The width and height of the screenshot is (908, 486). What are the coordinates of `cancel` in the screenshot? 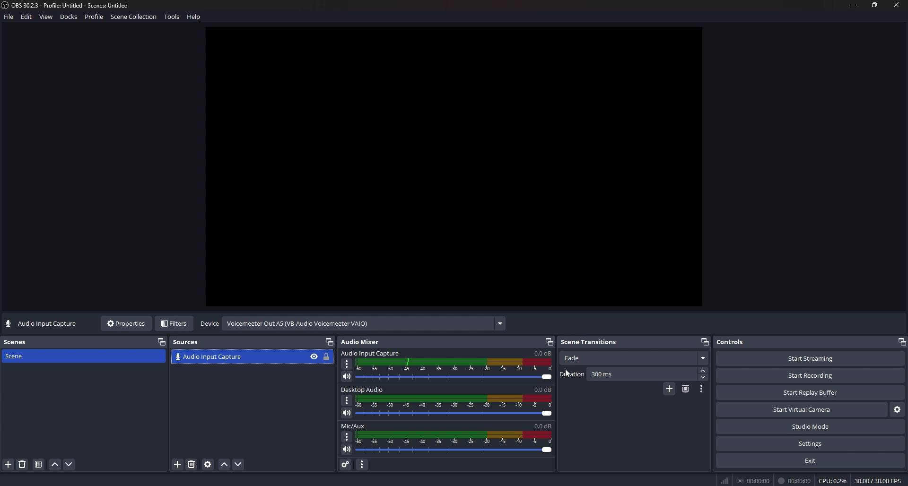 It's located at (454, 443).